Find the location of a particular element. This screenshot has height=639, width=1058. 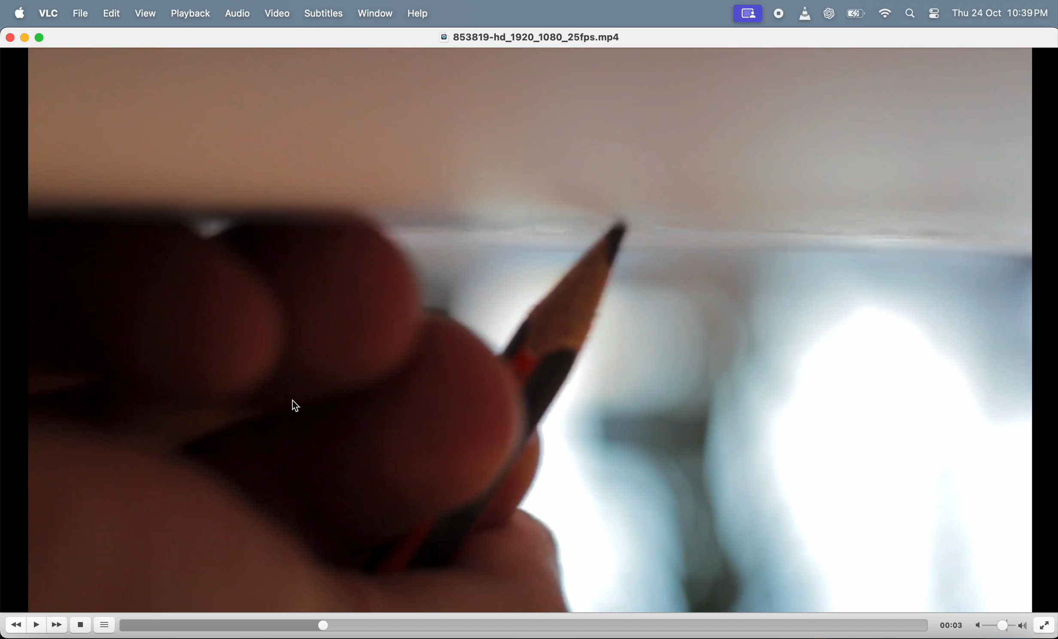

time and date is located at coordinates (1003, 12).